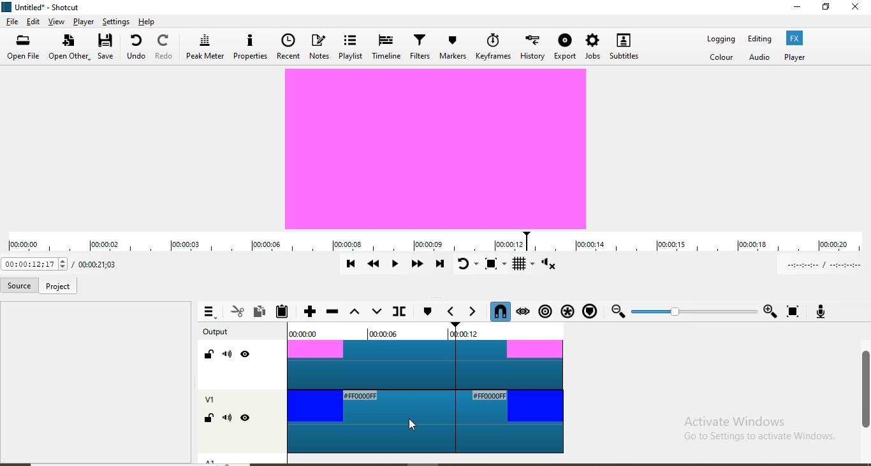 This screenshot has height=466, width=871. Describe the element at coordinates (592, 48) in the screenshot. I see `Jobs` at that location.